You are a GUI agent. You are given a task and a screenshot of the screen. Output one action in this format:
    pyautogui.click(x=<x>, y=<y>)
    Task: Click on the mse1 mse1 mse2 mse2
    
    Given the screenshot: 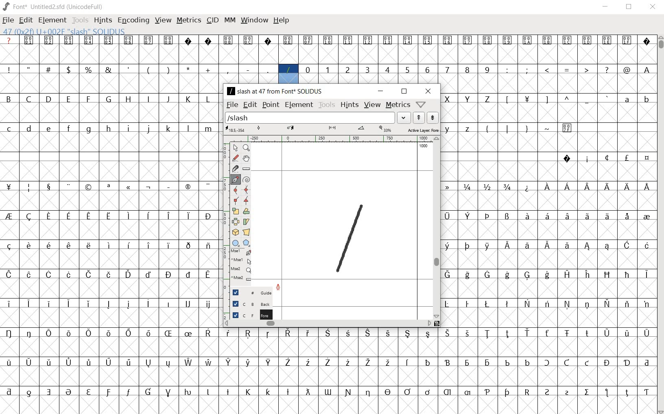 What is the action you would take?
    pyautogui.click(x=242, y=265)
    